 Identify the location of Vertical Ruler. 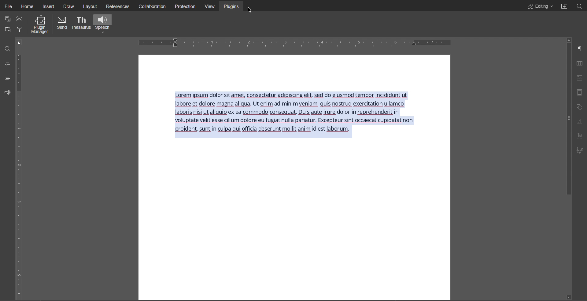
(20, 175).